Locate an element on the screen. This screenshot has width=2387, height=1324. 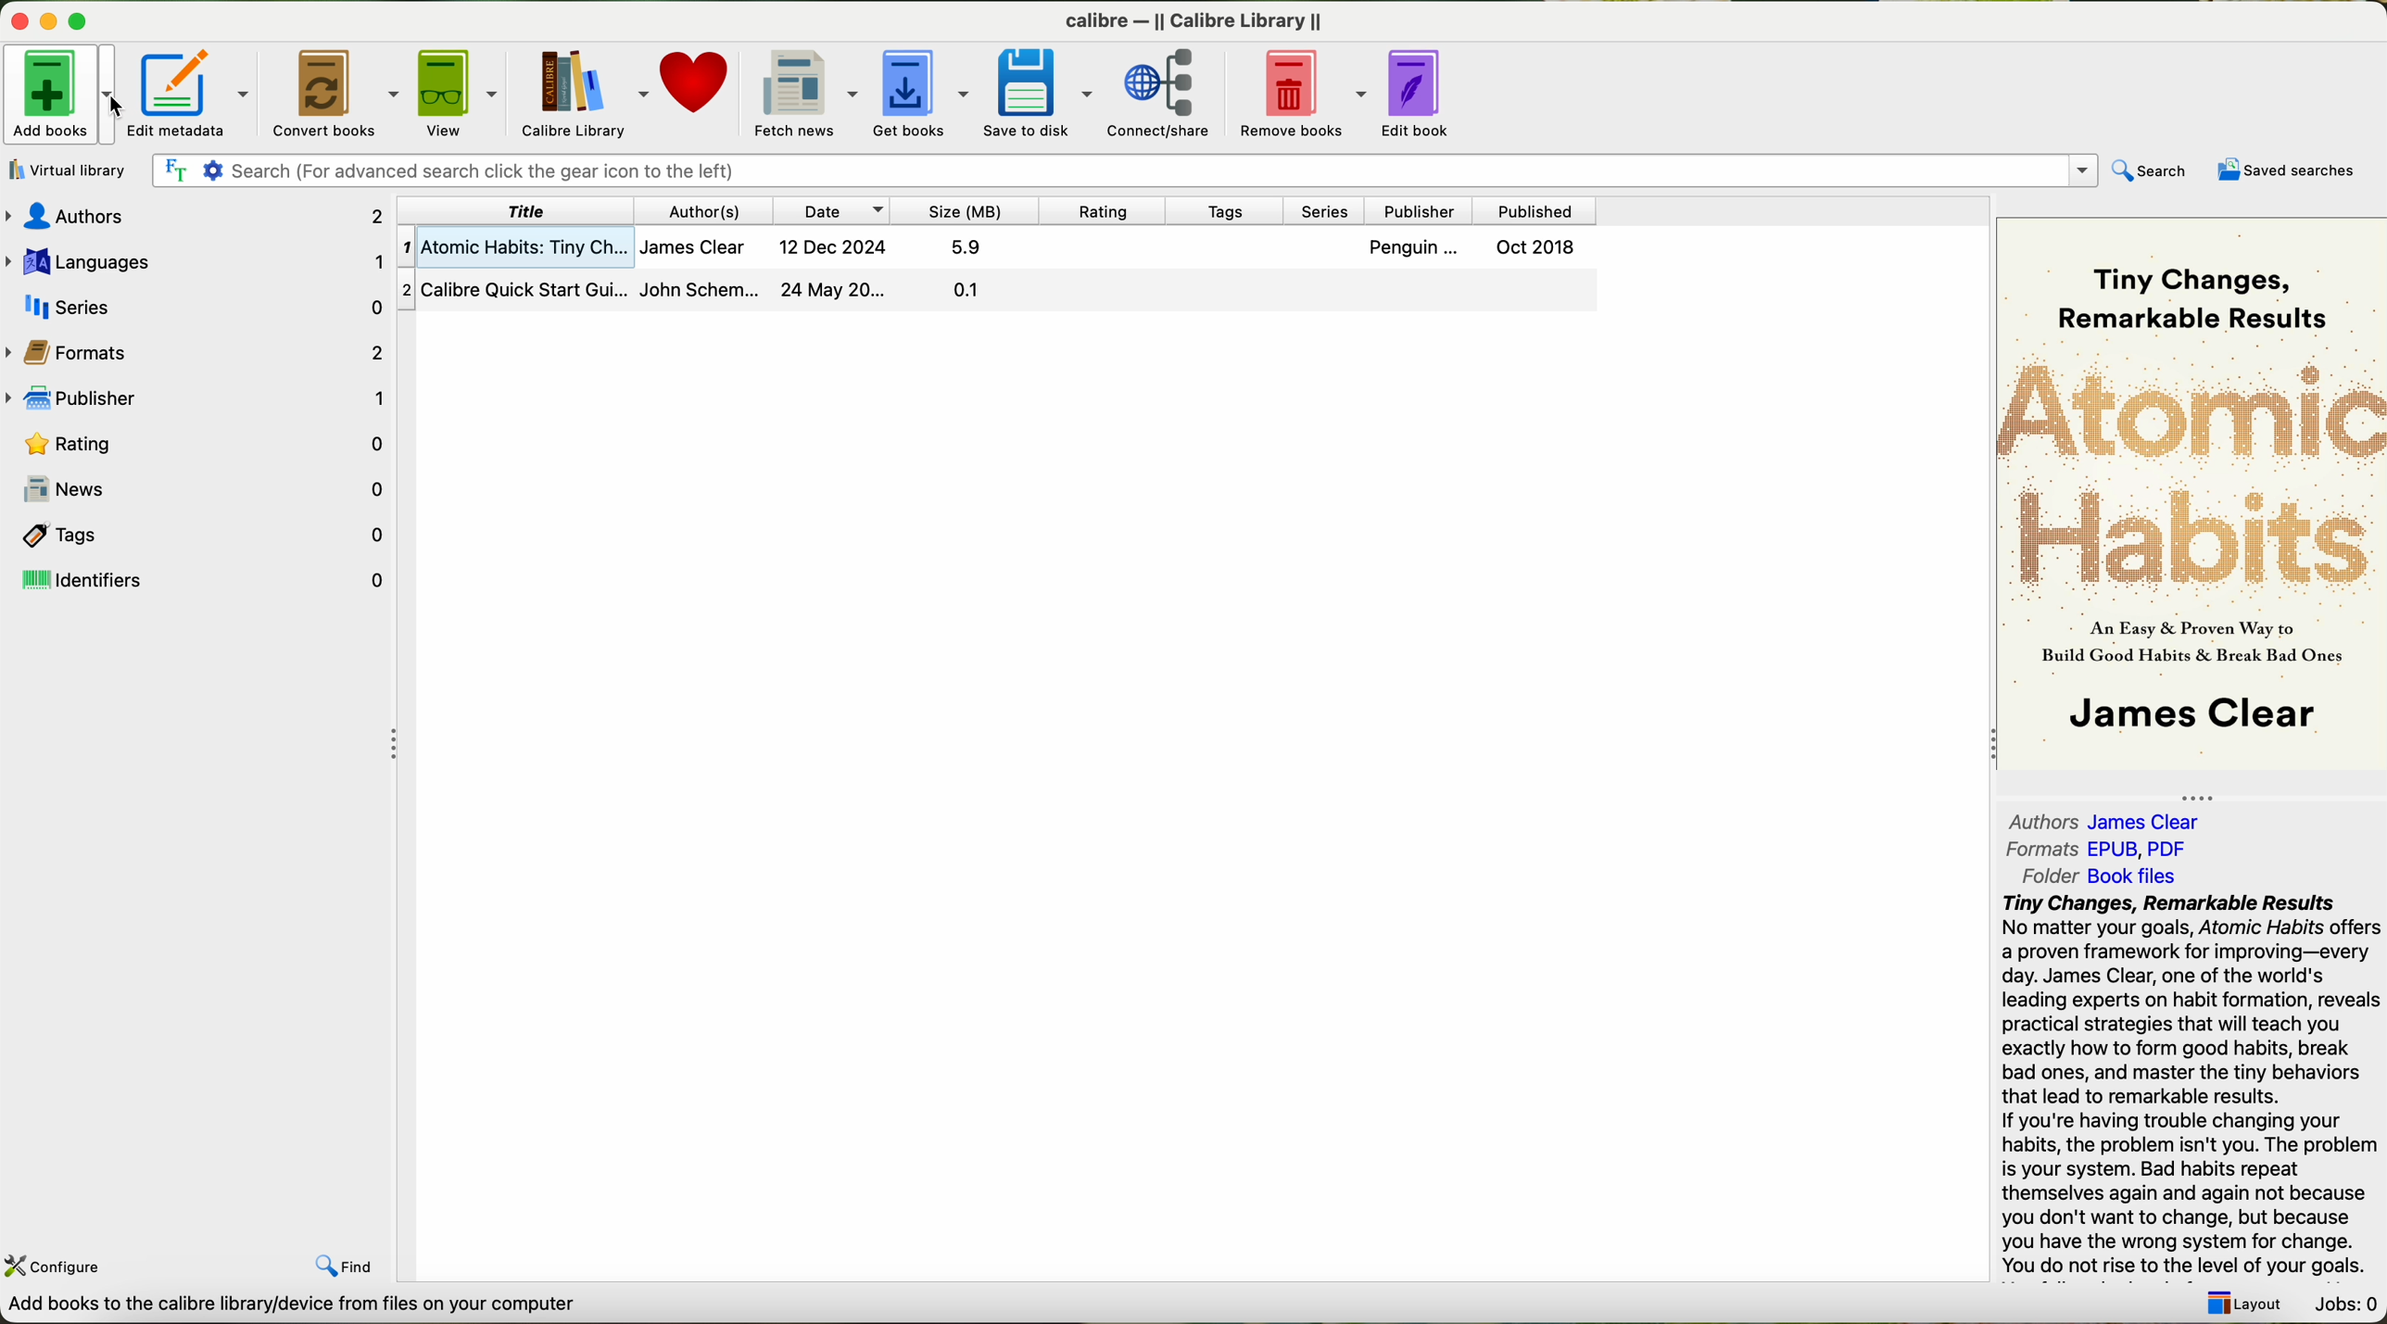
publisher is located at coordinates (197, 395).